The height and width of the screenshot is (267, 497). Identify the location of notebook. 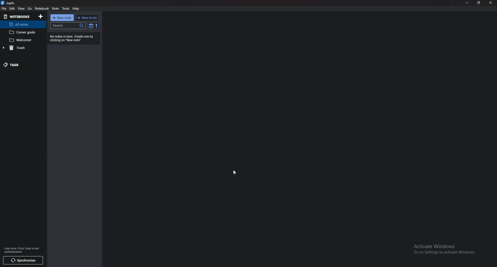
(42, 9).